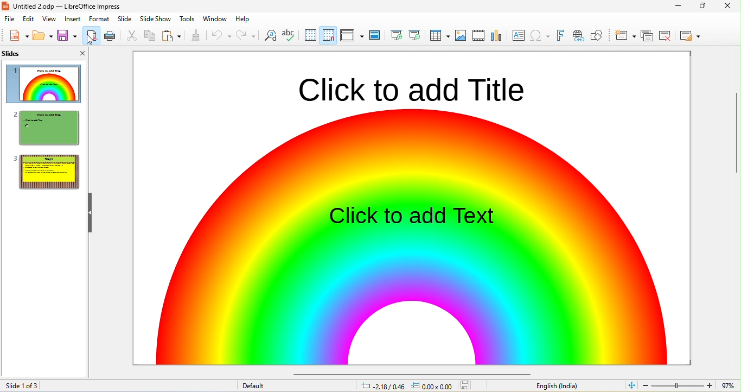 The width and height of the screenshot is (741, 392). I want to click on slide, so click(124, 19).